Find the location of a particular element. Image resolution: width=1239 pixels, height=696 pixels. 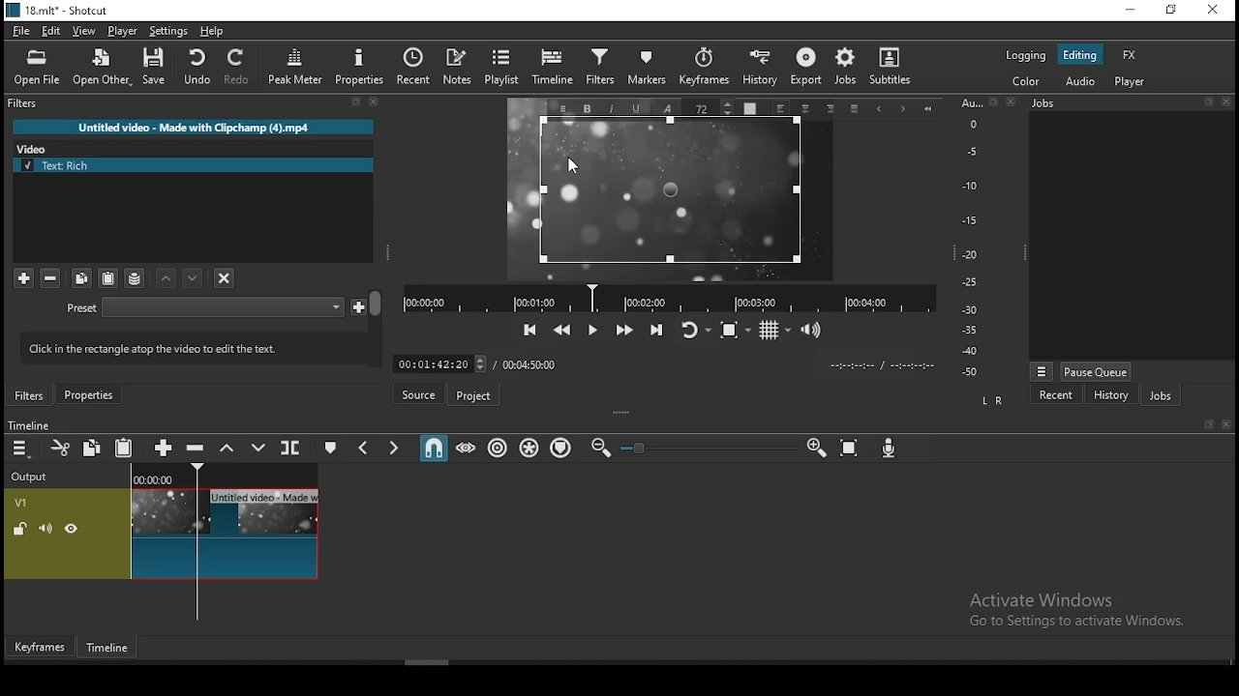

paste is located at coordinates (124, 447).